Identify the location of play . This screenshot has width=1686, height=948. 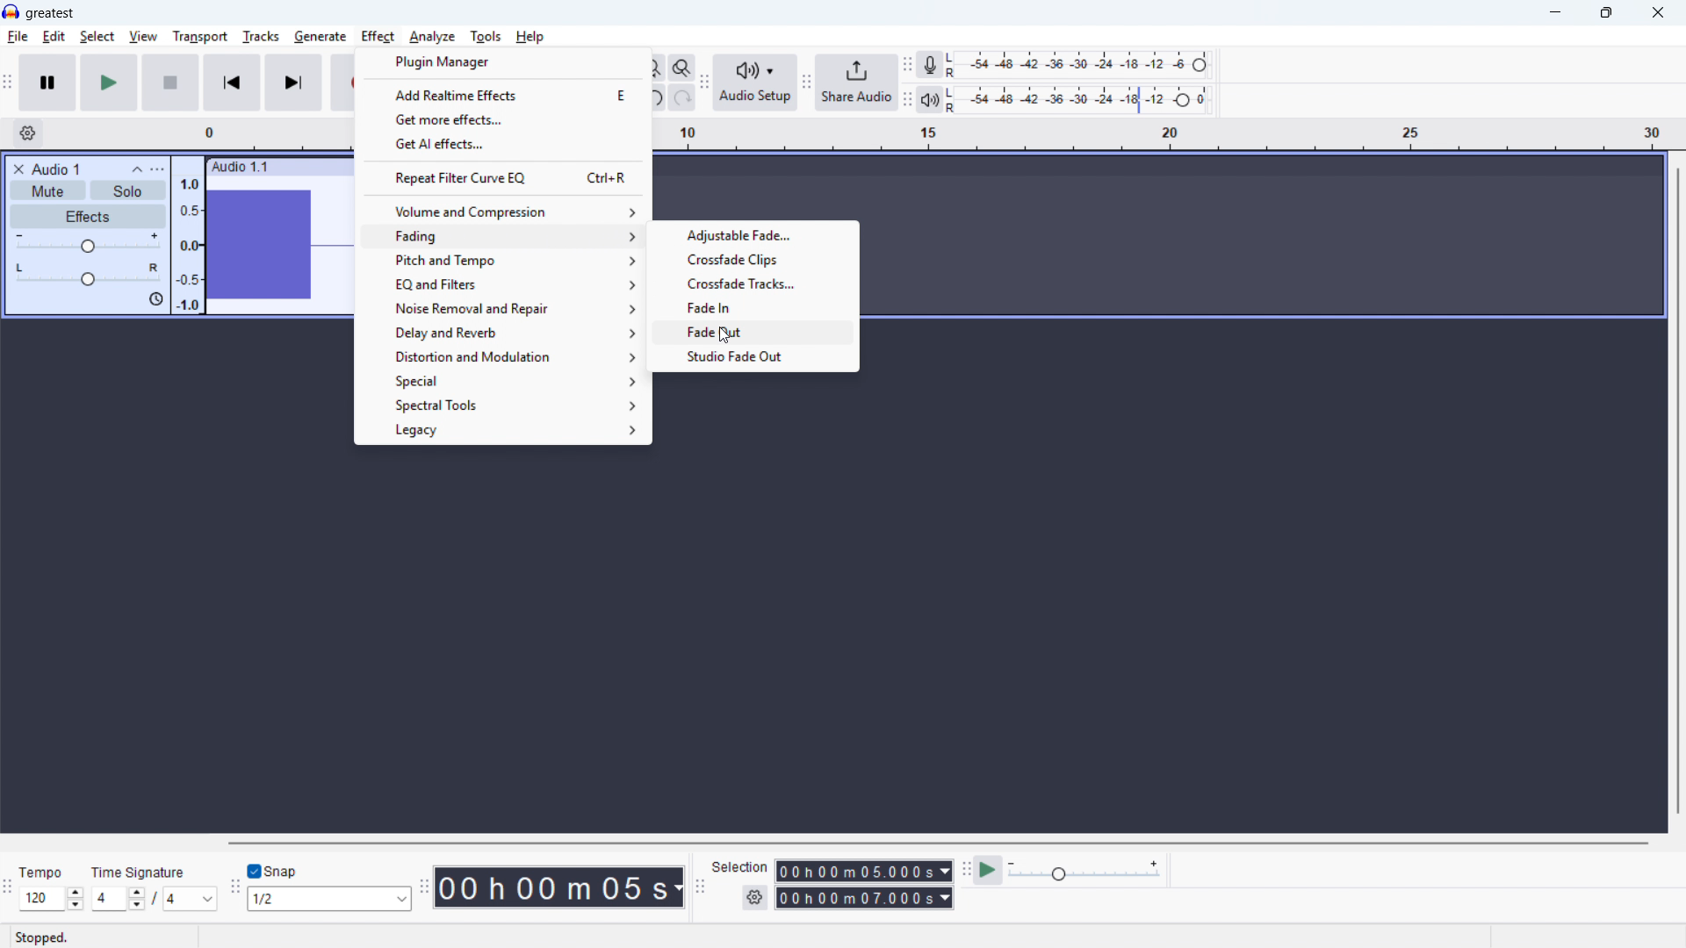
(109, 83).